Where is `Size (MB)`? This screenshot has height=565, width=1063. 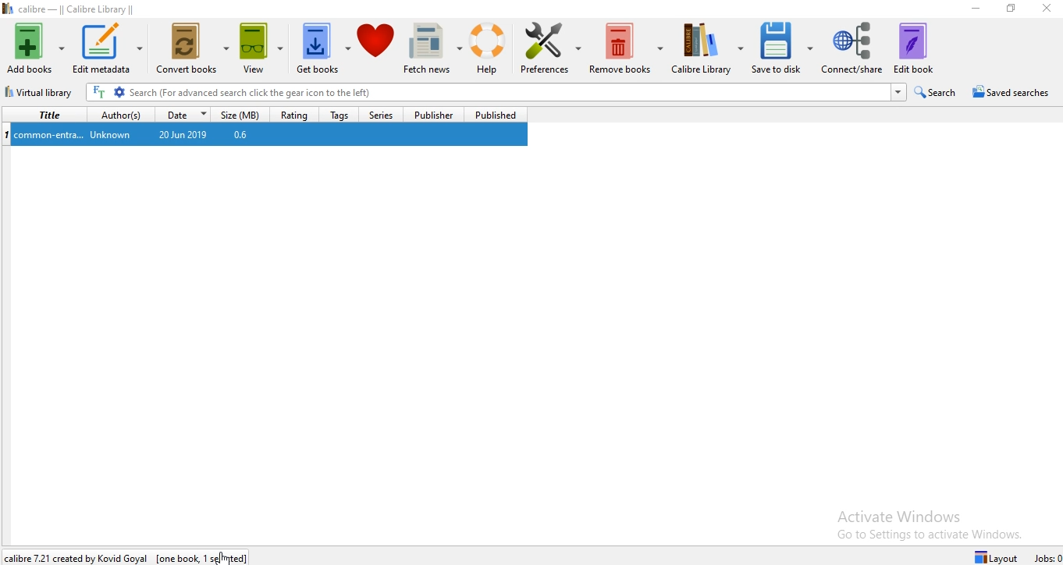 Size (MB) is located at coordinates (242, 115).